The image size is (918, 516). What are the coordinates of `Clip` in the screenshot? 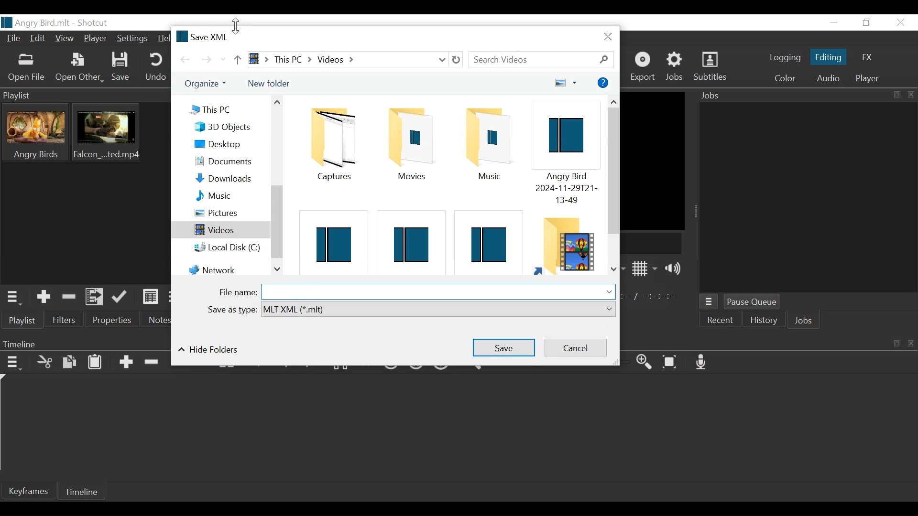 It's located at (33, 132).